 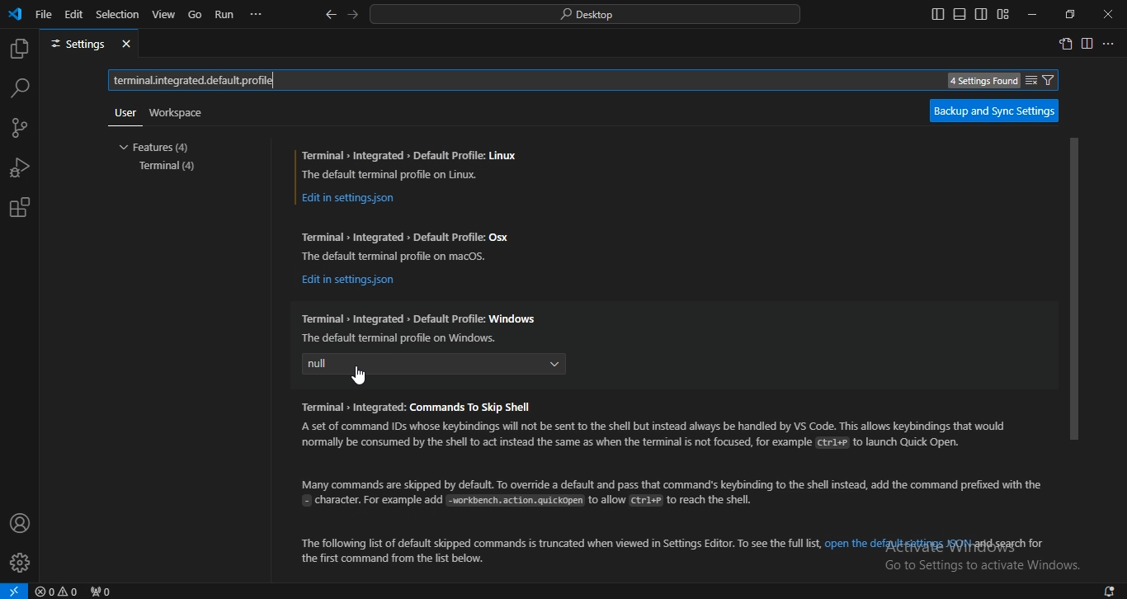 What do you see at coordinates (73, 16) in the screenshot?
I see `edit` at bounding box center [73, 16].